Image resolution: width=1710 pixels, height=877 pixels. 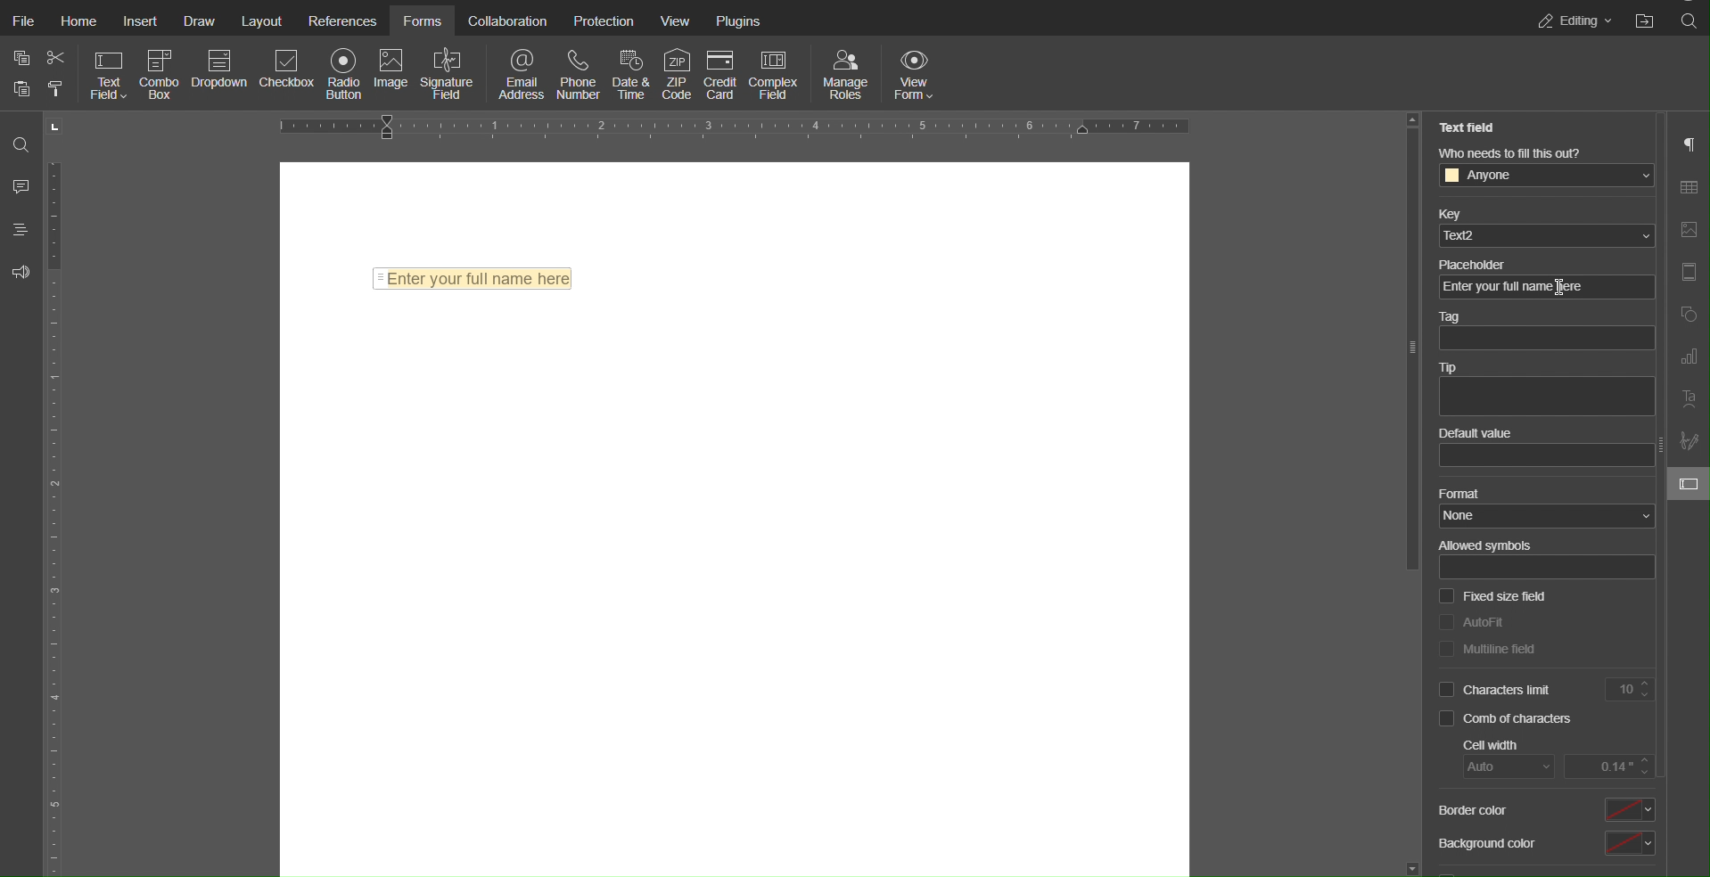 What do you see at coordinates (677, 21) in the screenshot?
I see `View` at bounding box center [677, 21].